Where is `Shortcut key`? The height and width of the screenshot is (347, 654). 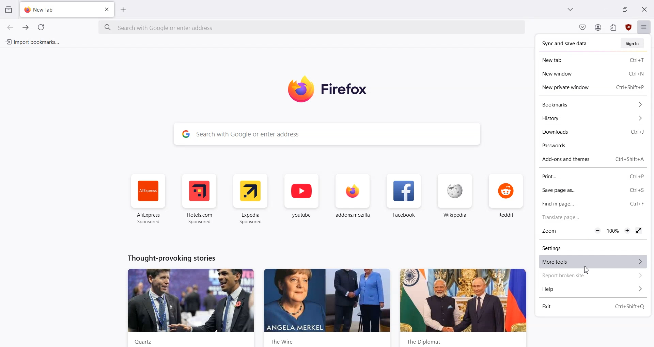
Shortcut key is located at coordinates (629, 306).